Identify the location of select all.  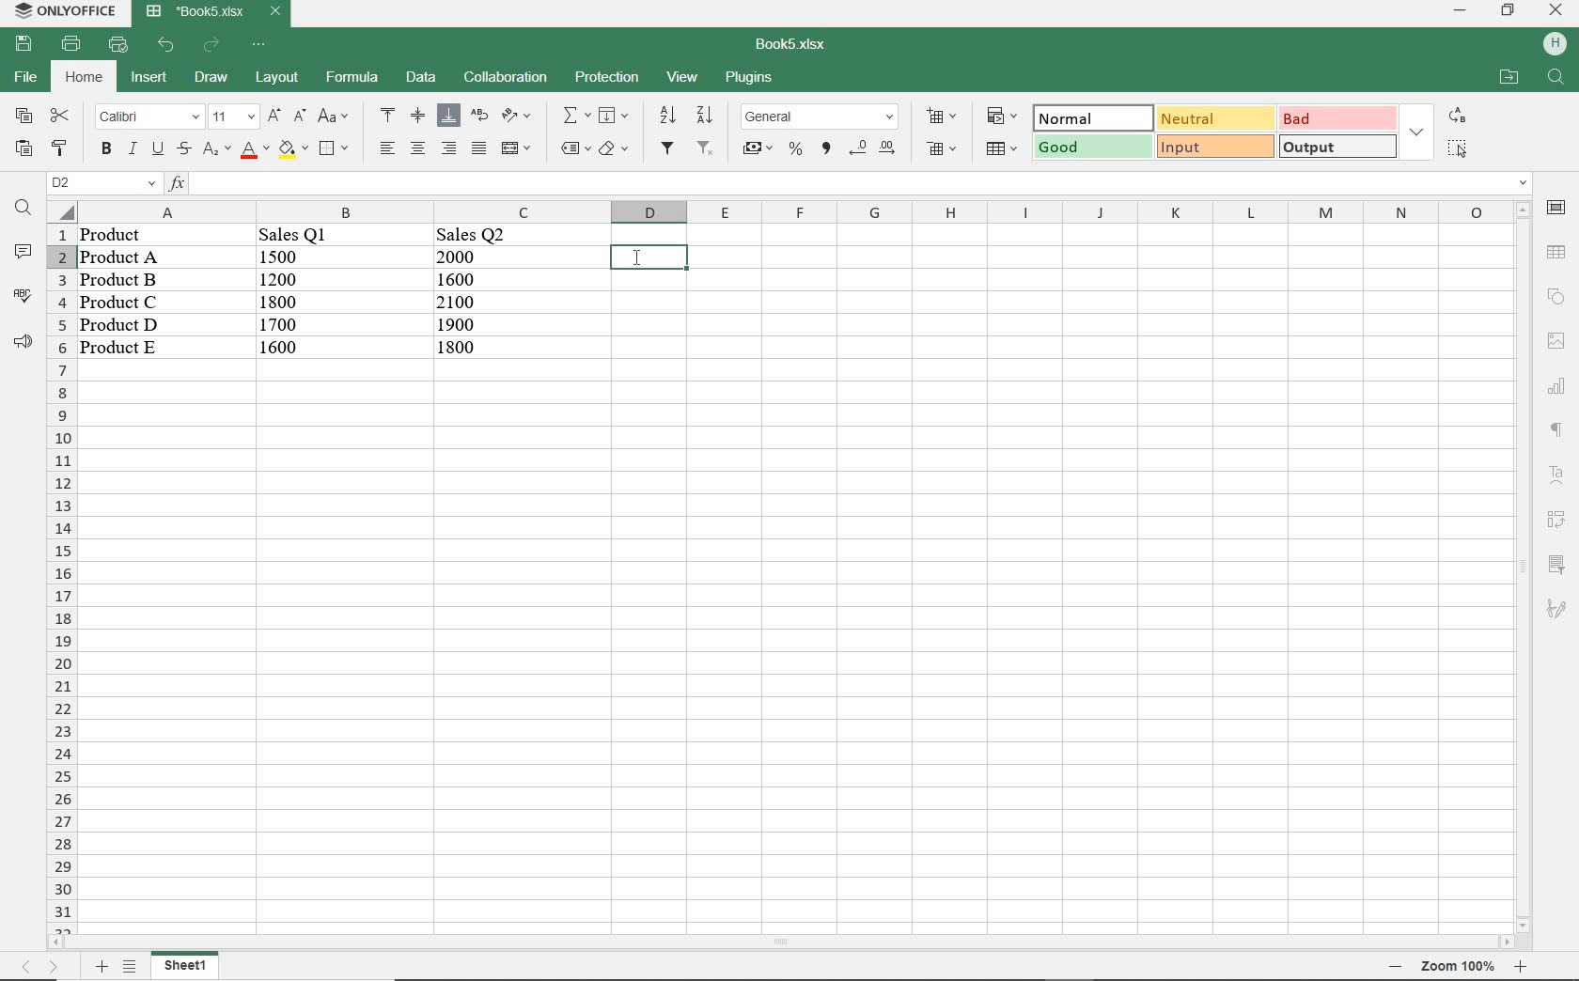
(1458, 150).